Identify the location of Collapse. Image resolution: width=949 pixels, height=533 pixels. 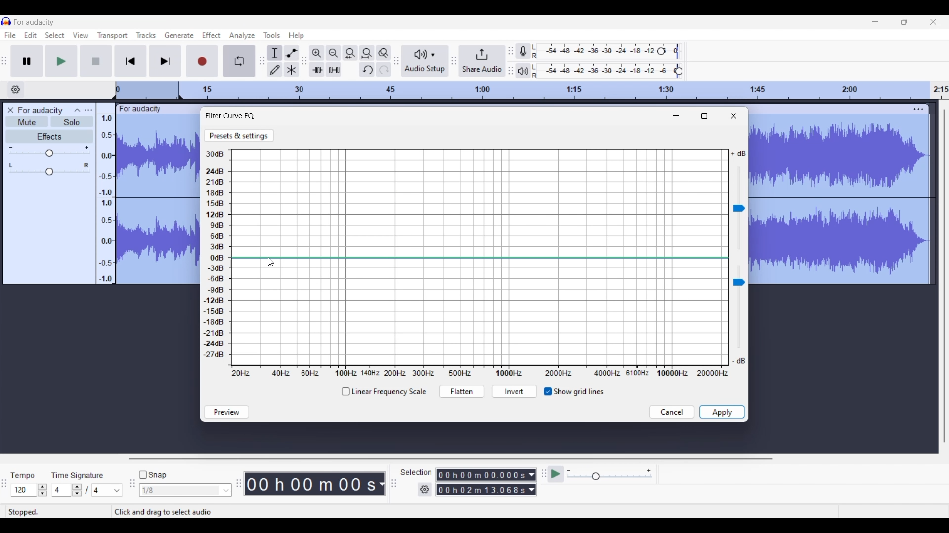
(78, 109).